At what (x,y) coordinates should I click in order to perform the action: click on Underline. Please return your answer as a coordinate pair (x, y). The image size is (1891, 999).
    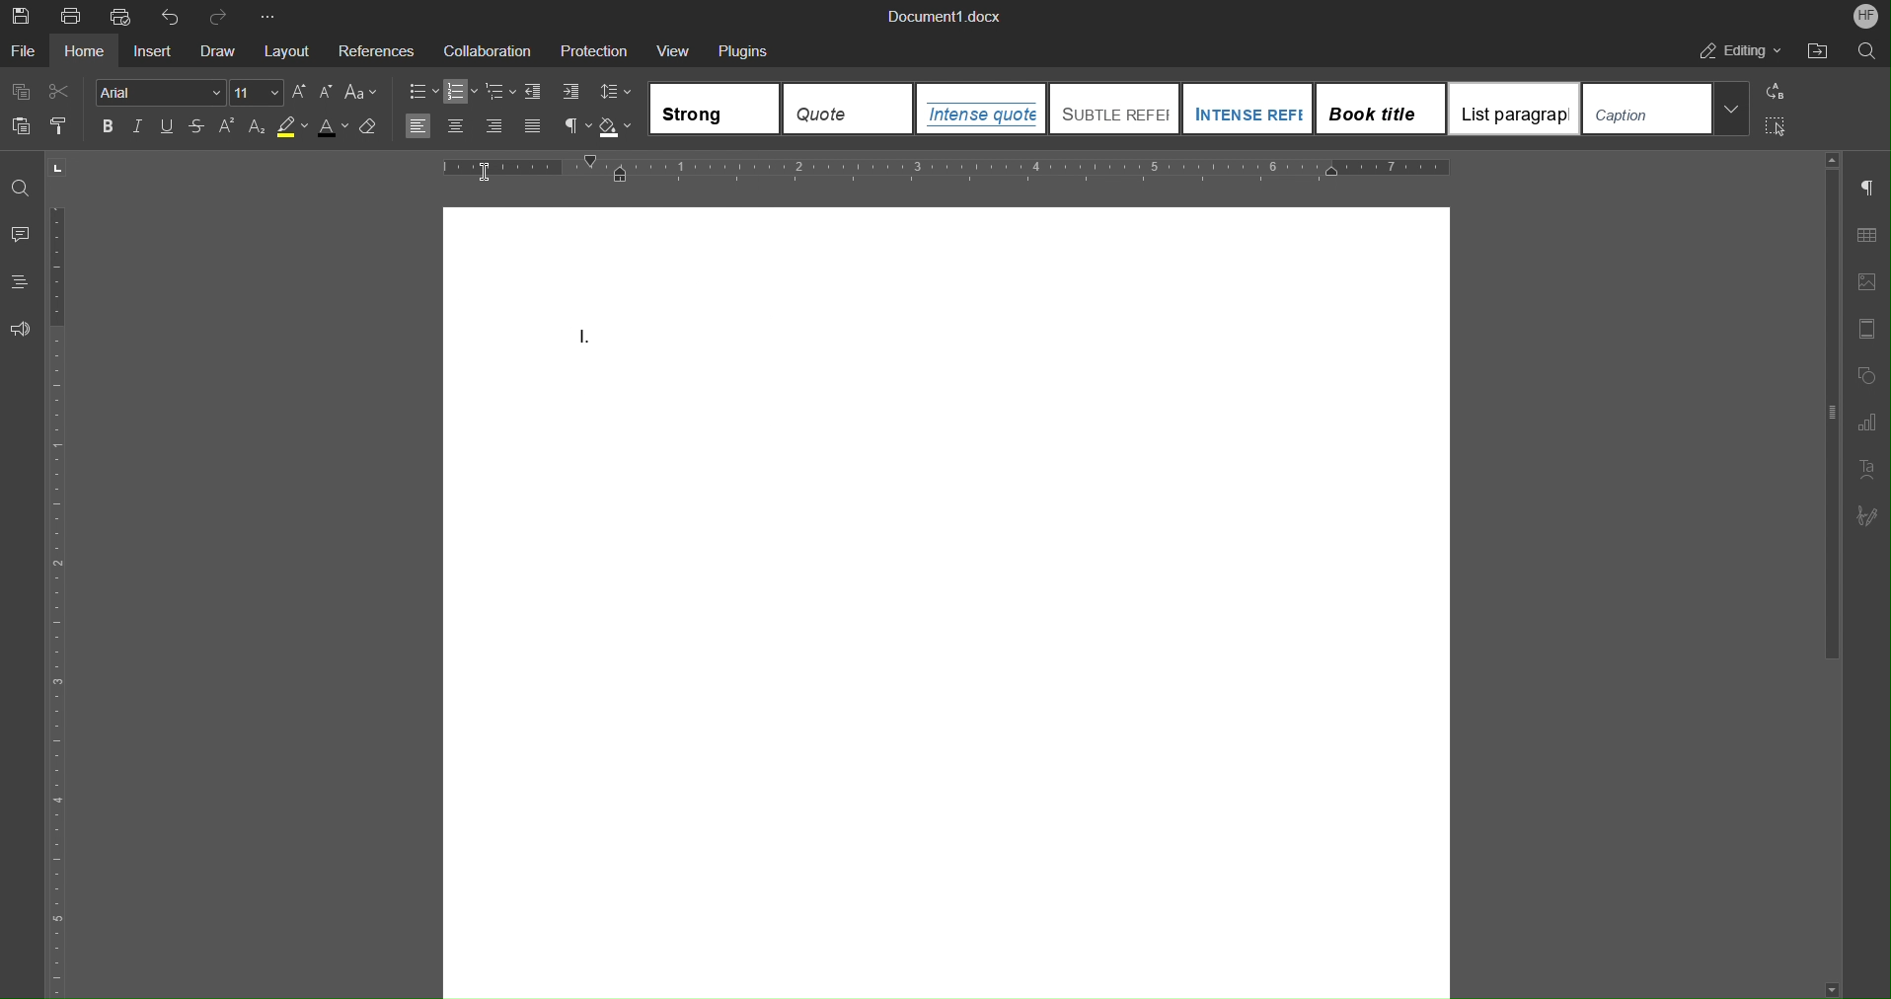
    Looking at the image, I should click on (166, 127).